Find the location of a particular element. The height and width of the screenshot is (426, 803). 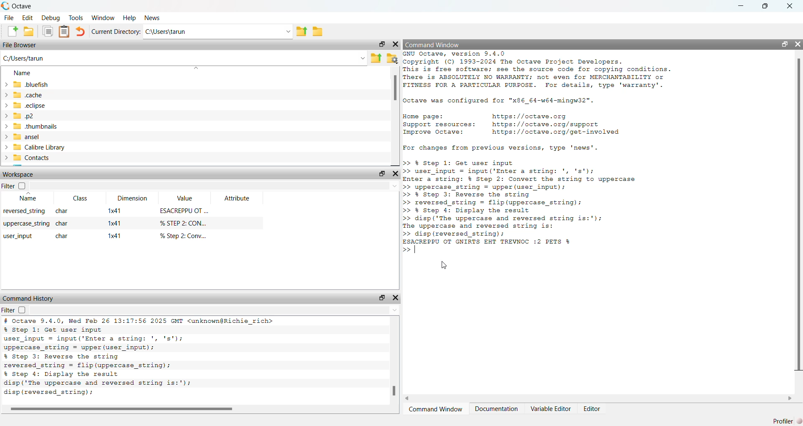

1x41 is located at coordinates (115, 210).